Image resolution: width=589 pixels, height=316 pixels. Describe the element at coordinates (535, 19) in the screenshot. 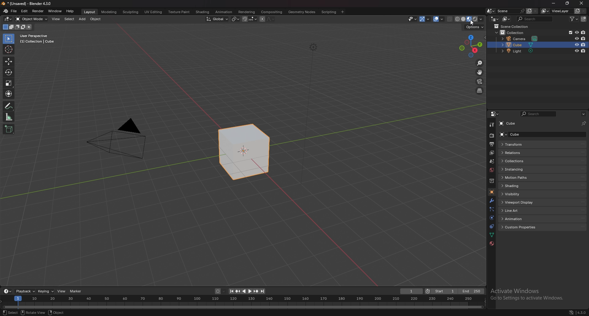

I see `search` at that location.